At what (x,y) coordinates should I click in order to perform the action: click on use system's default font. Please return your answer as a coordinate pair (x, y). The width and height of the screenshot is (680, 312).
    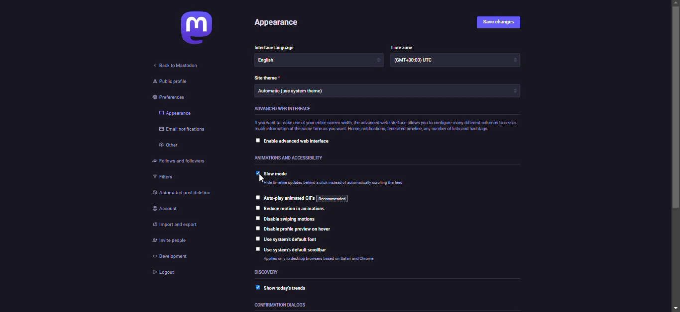
    Looking at the image, I should click on (291, 240).